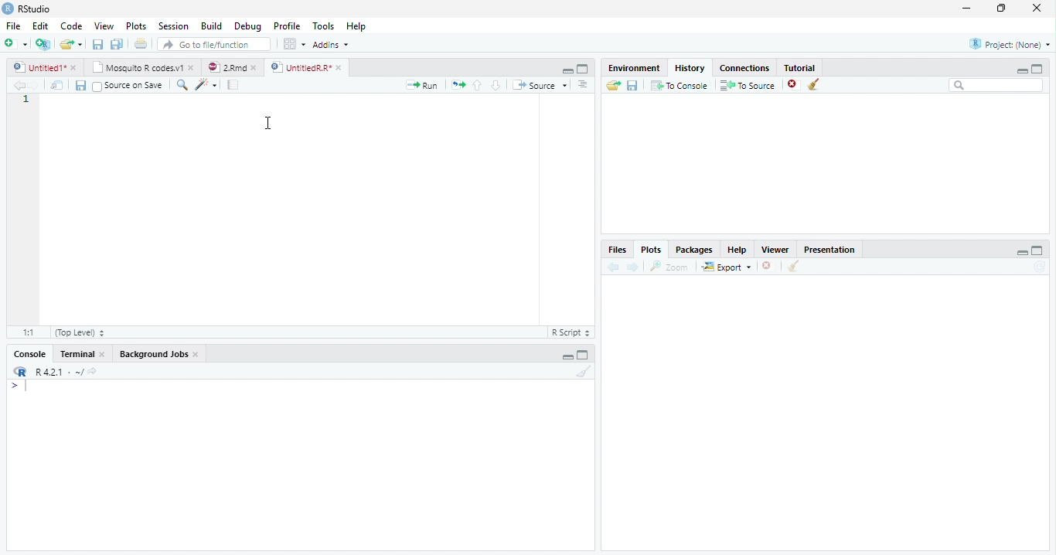 The height and width of the screenshot is (555, 1056). I want to click on Open Folder, so click(613, 86).